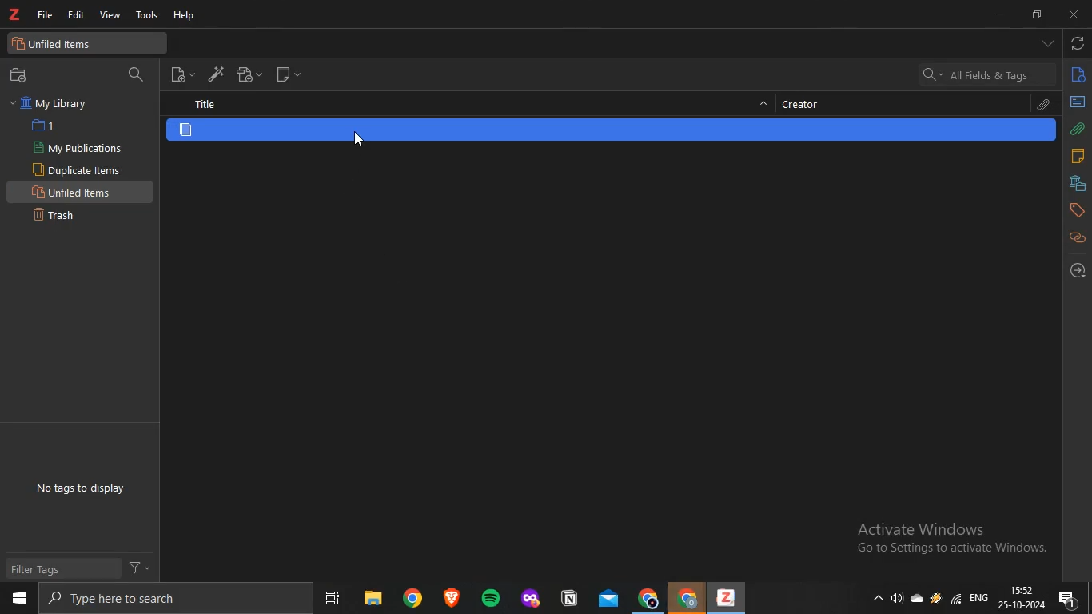 The width and height of the screenshot is (1092, 614). Describe the element at coordinates (986, 74) in the screenshot. I see `search bar` at that location.